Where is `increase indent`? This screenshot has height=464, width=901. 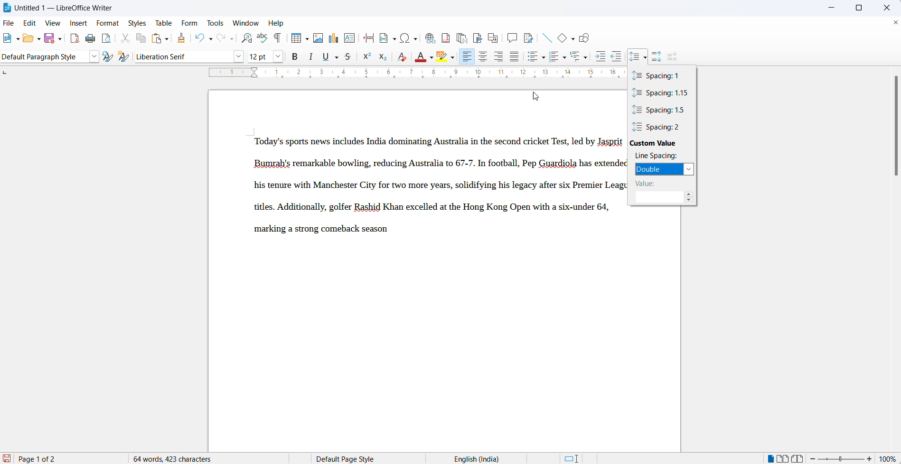 increase indent is located at coordinates (602, 57).